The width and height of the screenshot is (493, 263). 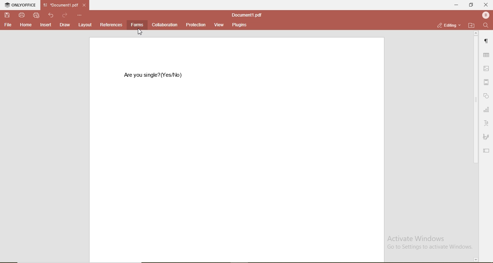 What do you see at coordinates (46, 26) in the screenshot?
I see `insert` at bounding box center [46, 26].